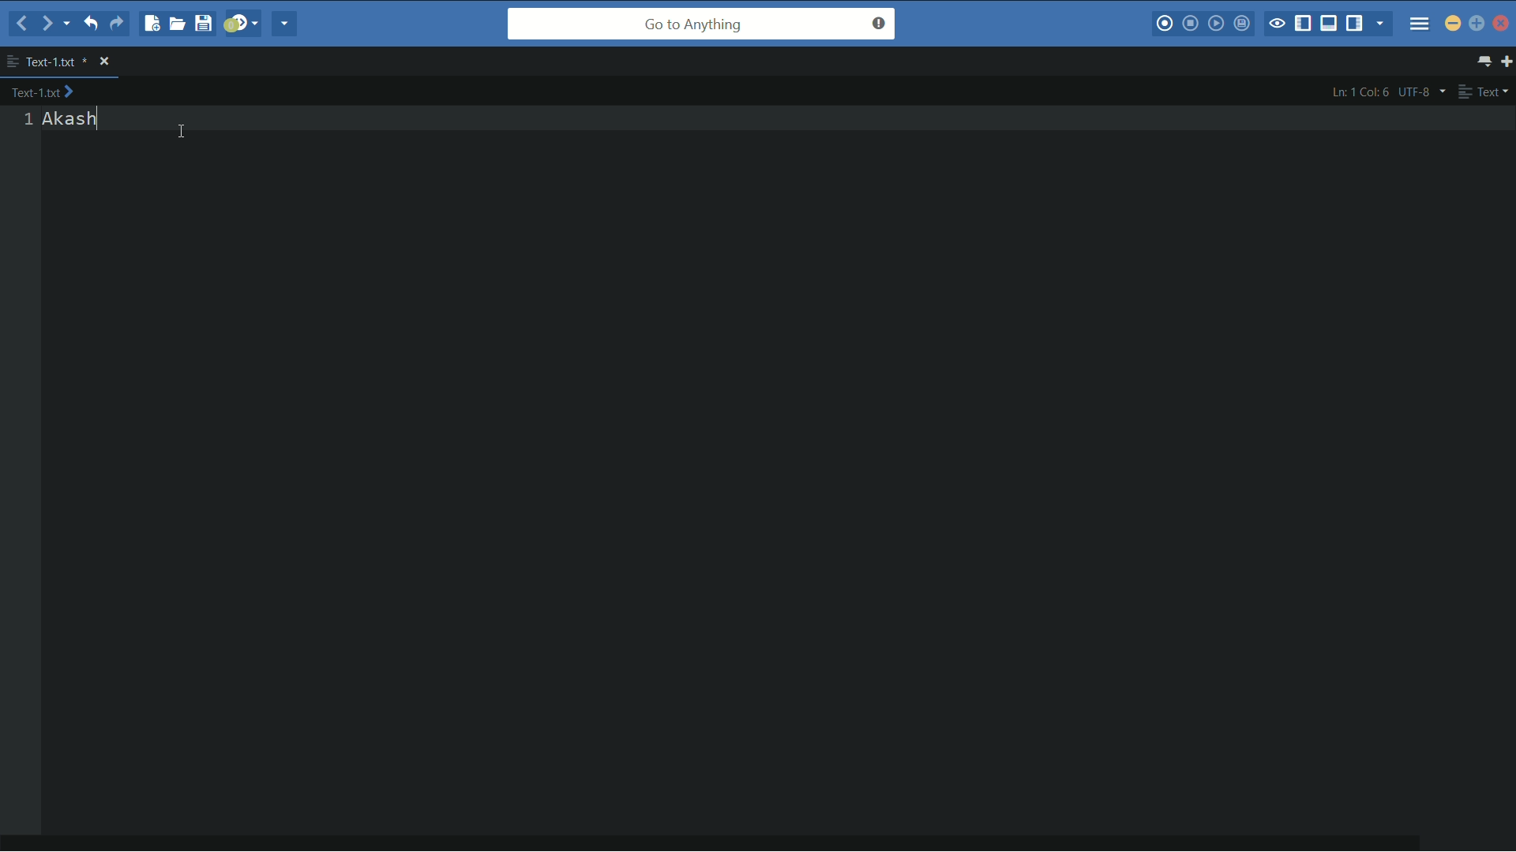  I want to click on line encoding, so click(1424, 92).